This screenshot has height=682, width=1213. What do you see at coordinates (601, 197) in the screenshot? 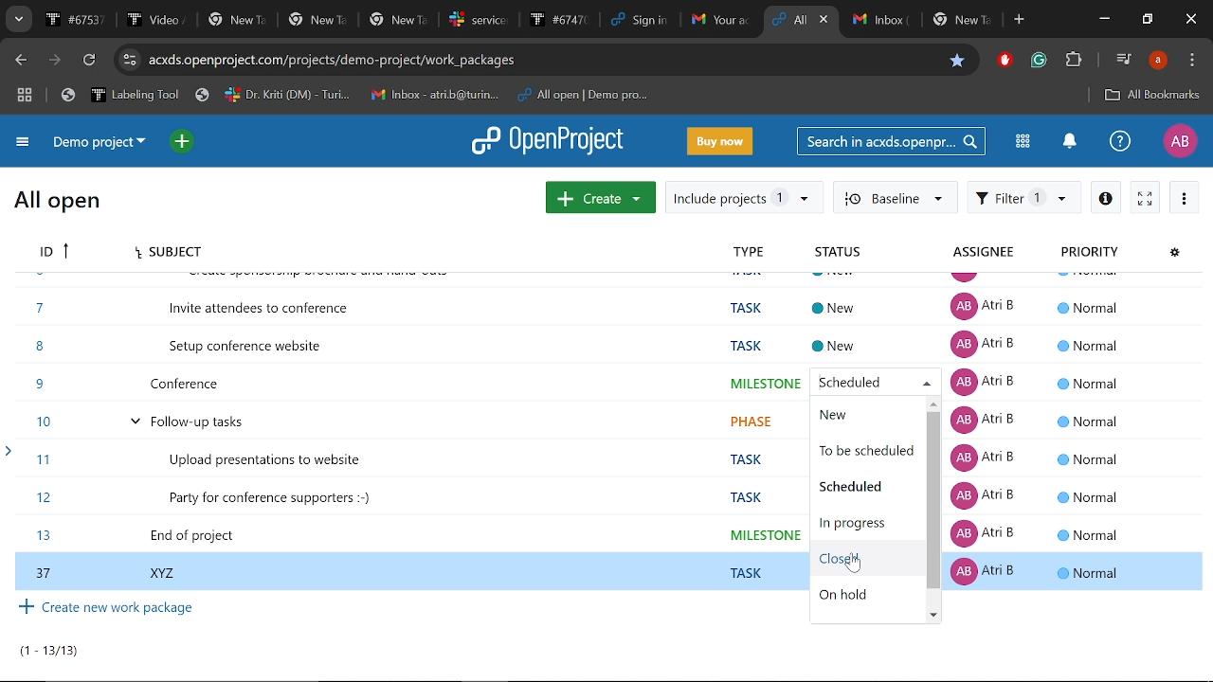
I see `Create` at bounding box center [601, 197].